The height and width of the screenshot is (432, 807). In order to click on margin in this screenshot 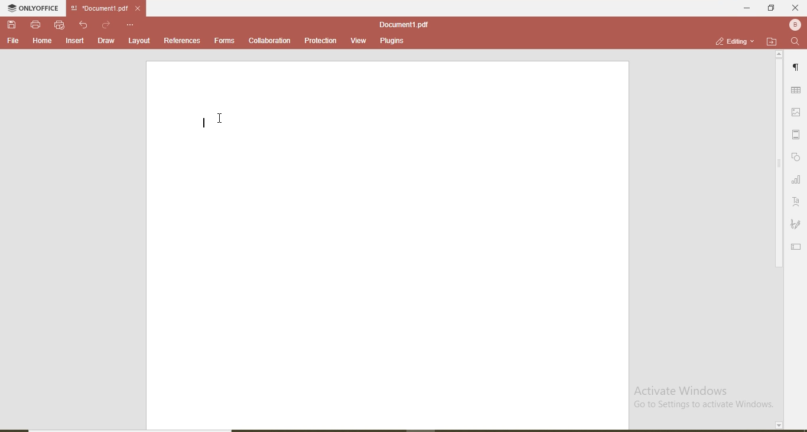, I will do `click(798, 135)`.